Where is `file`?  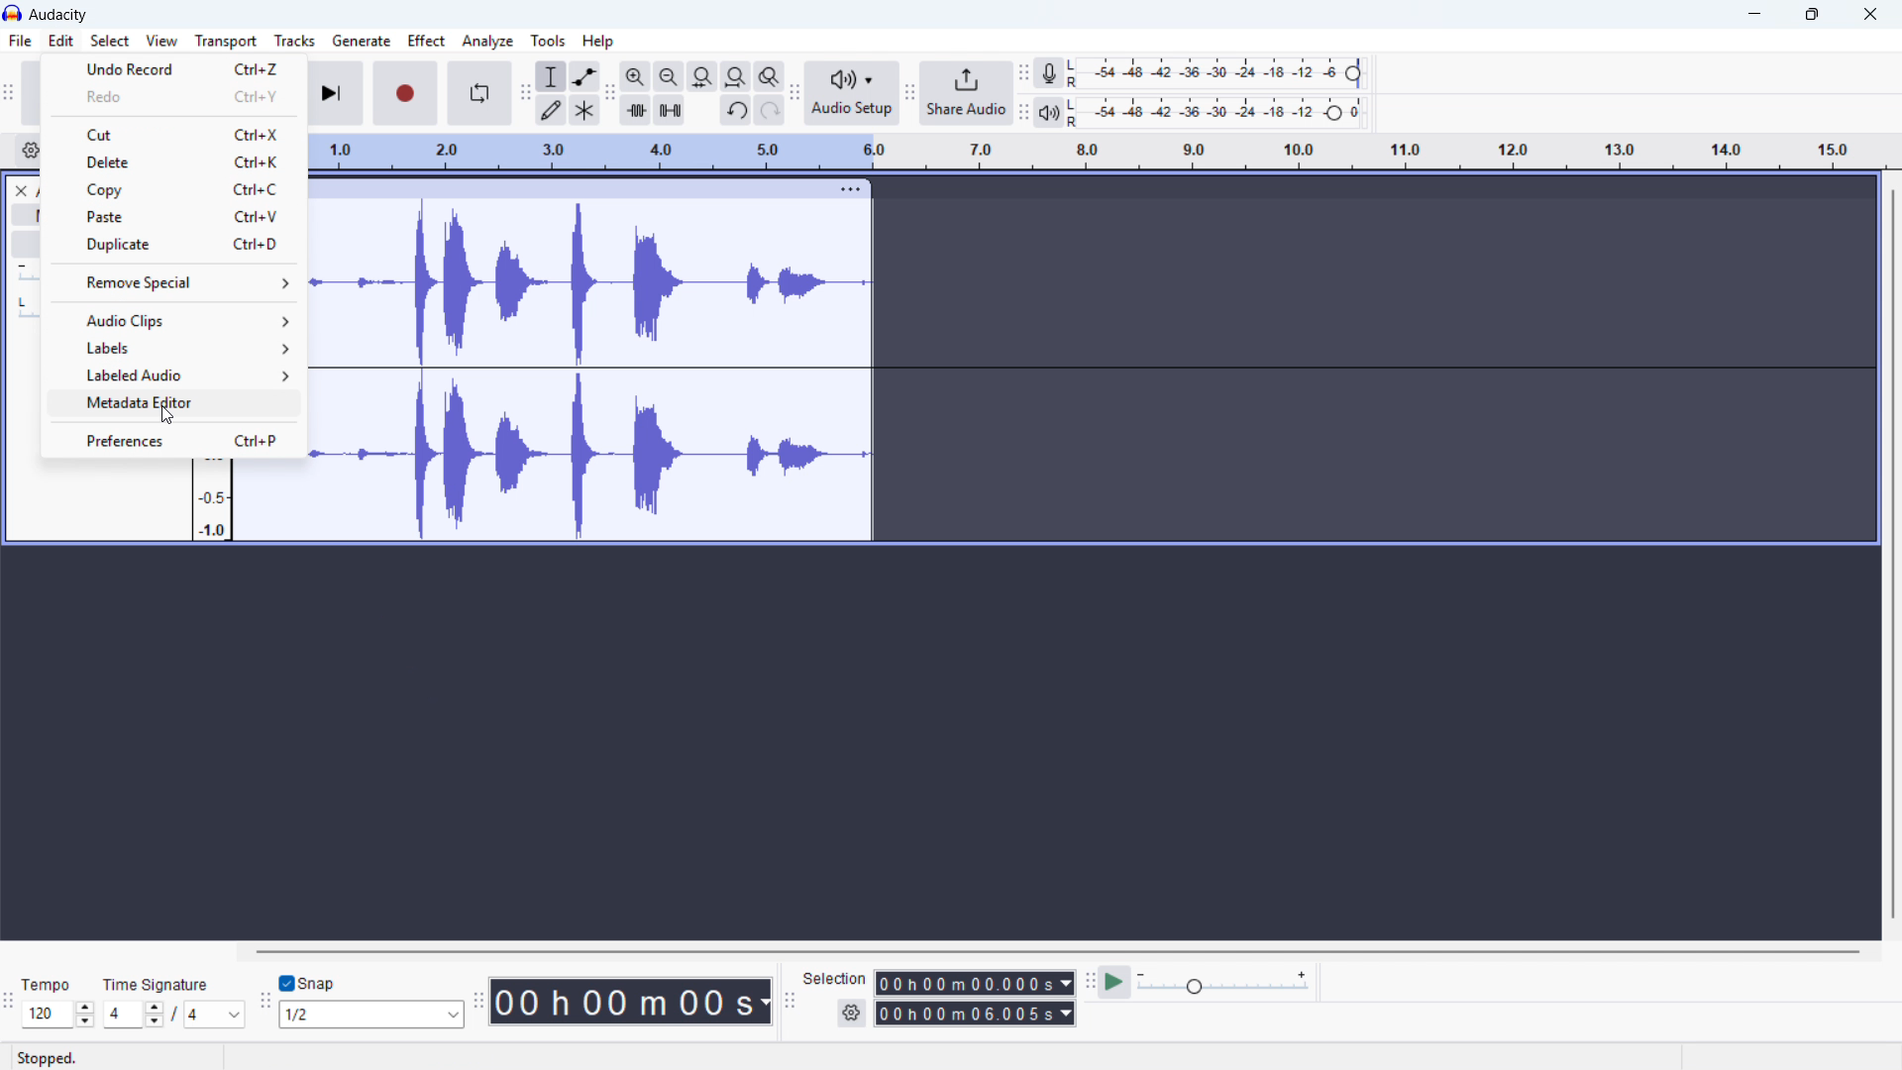
file is located at coordinates (22, 42).